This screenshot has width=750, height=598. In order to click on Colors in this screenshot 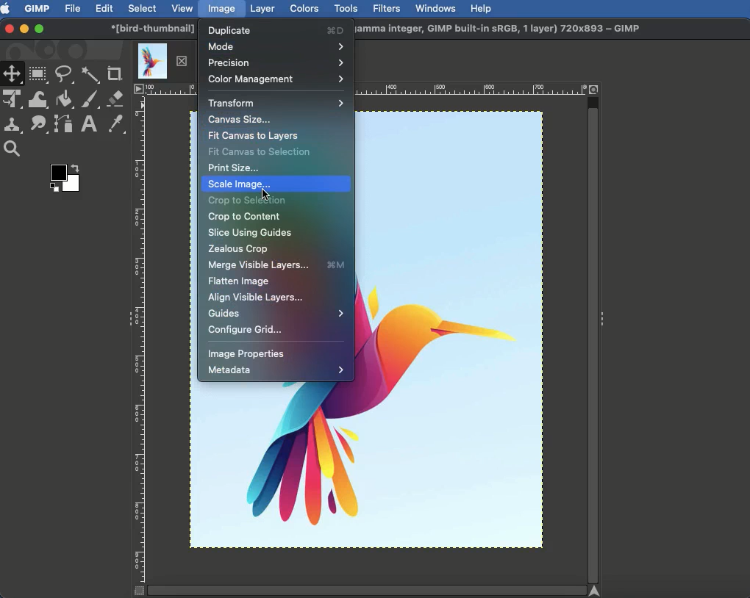, I will do `click(304, 9)`.